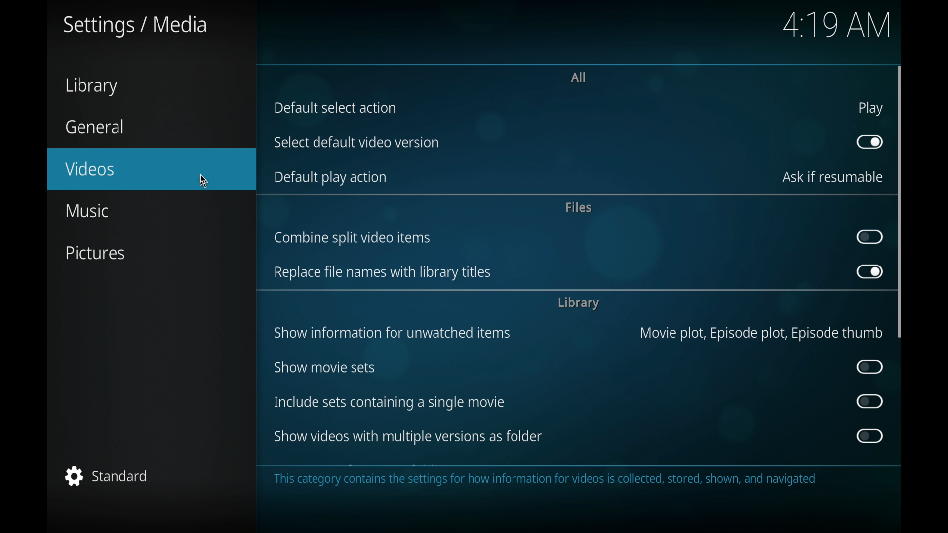  Describe the element at coordinates (152, 169) in the screenshot. I see `videos` at that location.